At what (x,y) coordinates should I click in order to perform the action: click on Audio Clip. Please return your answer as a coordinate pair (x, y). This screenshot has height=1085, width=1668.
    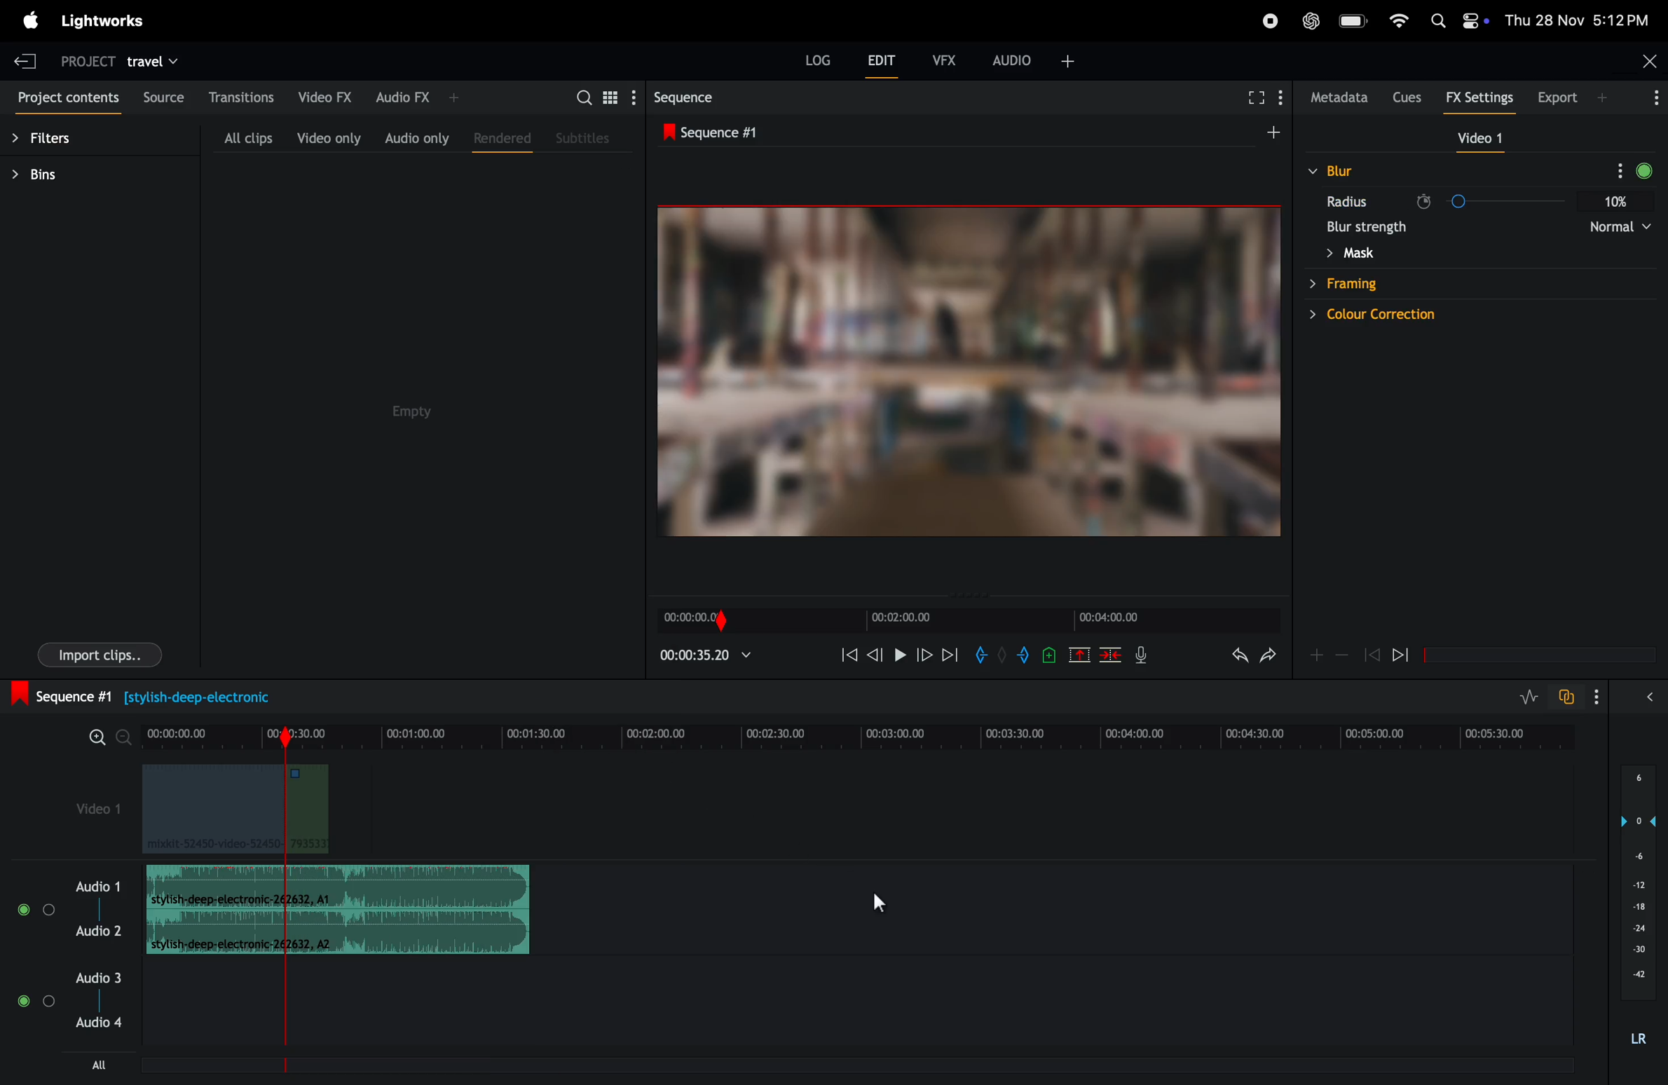
    Looking at the image, I should click on (337, 934).